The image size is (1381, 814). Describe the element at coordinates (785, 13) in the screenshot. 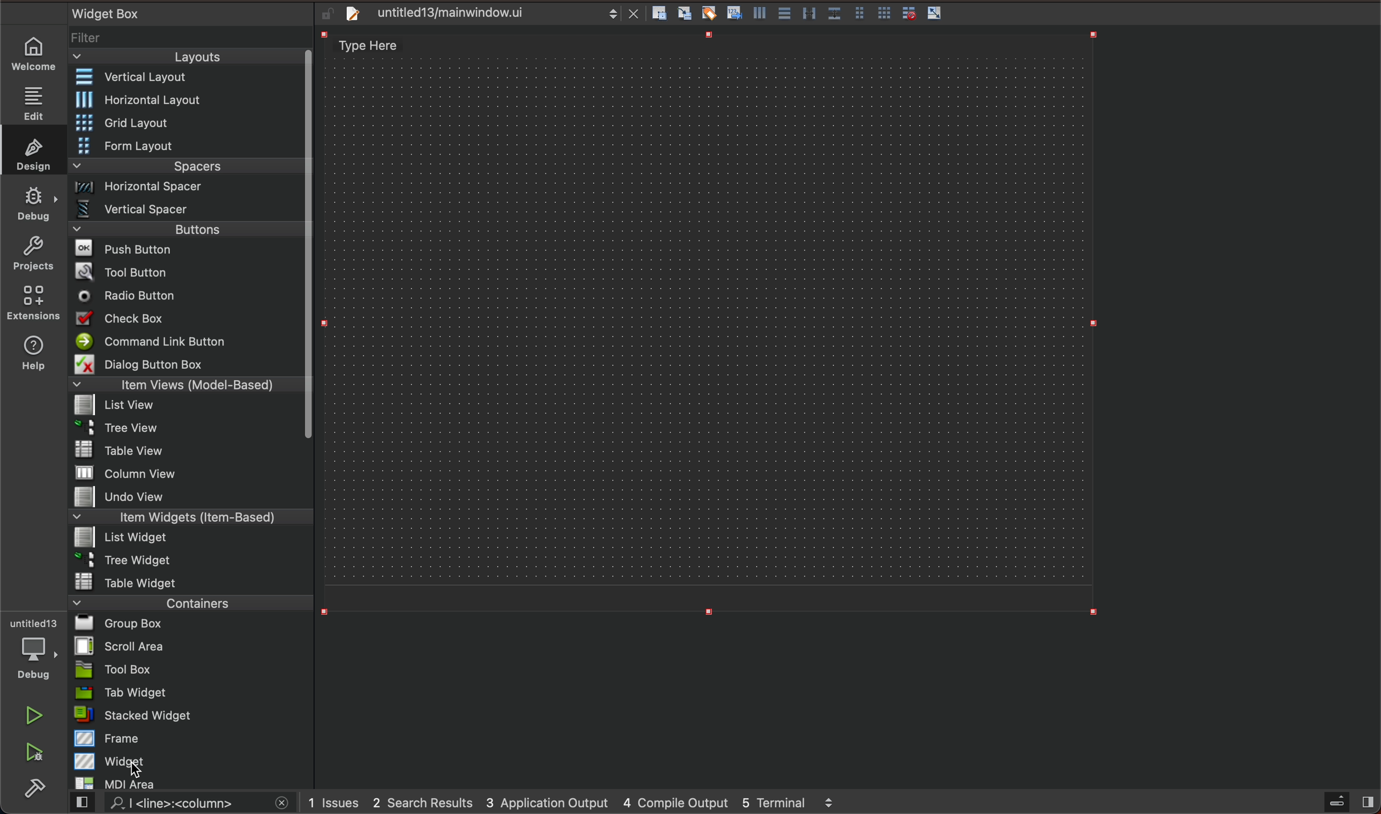

I see `Horizontal` at that location.